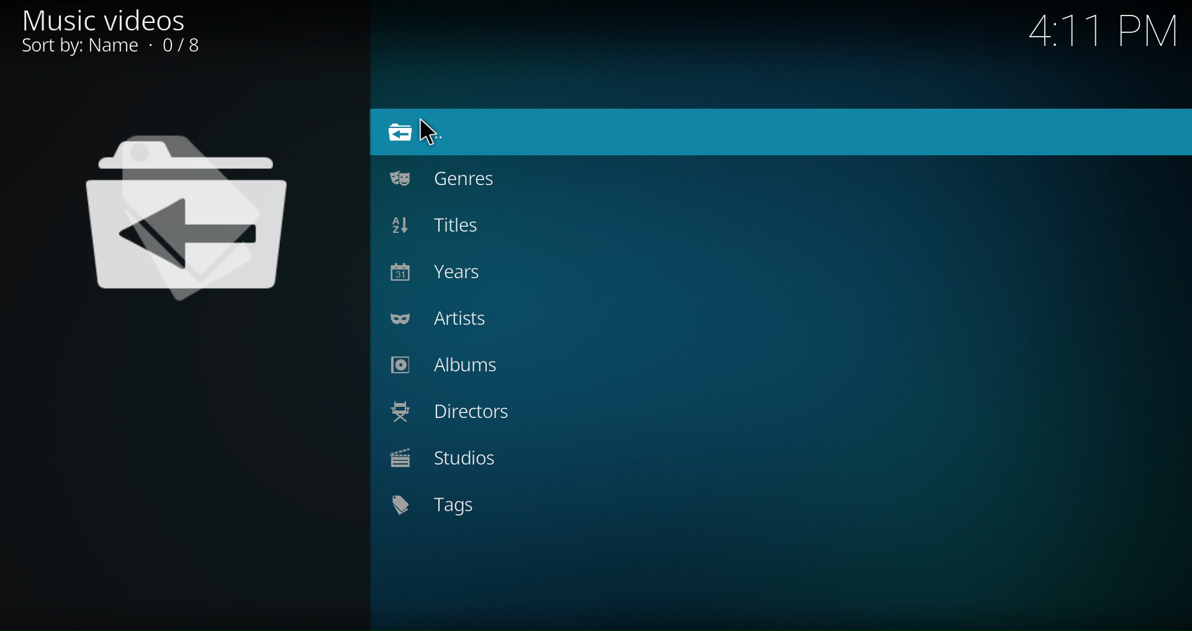  I want to click on Pointer Cursor, so click(429, 130).